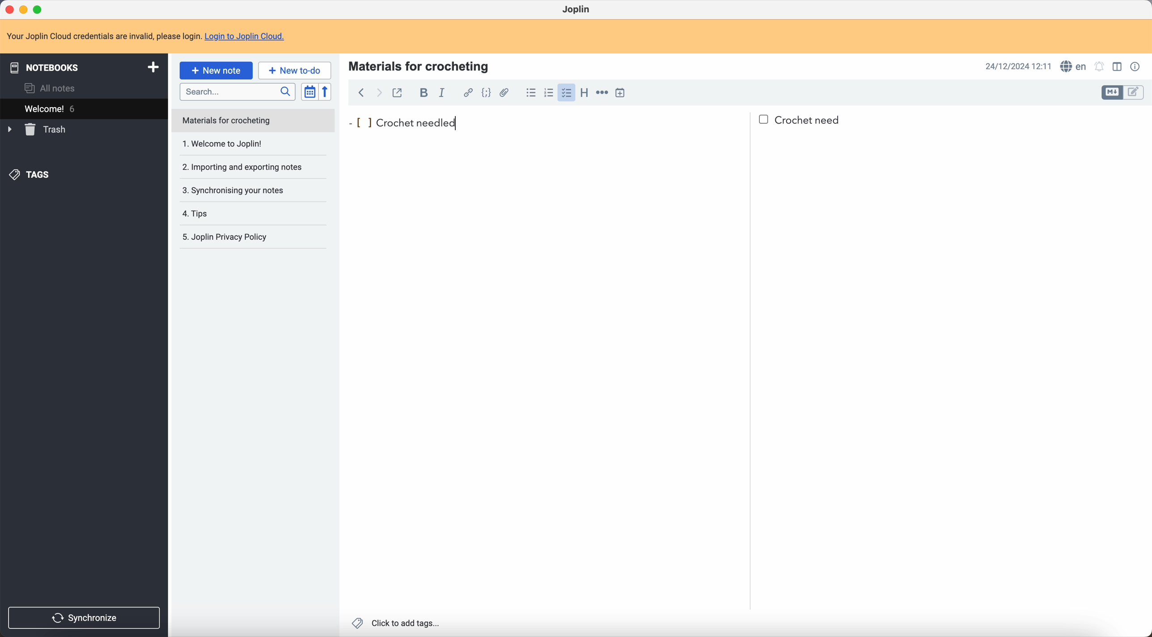  I want to click on note properties, so click(1136, 67).